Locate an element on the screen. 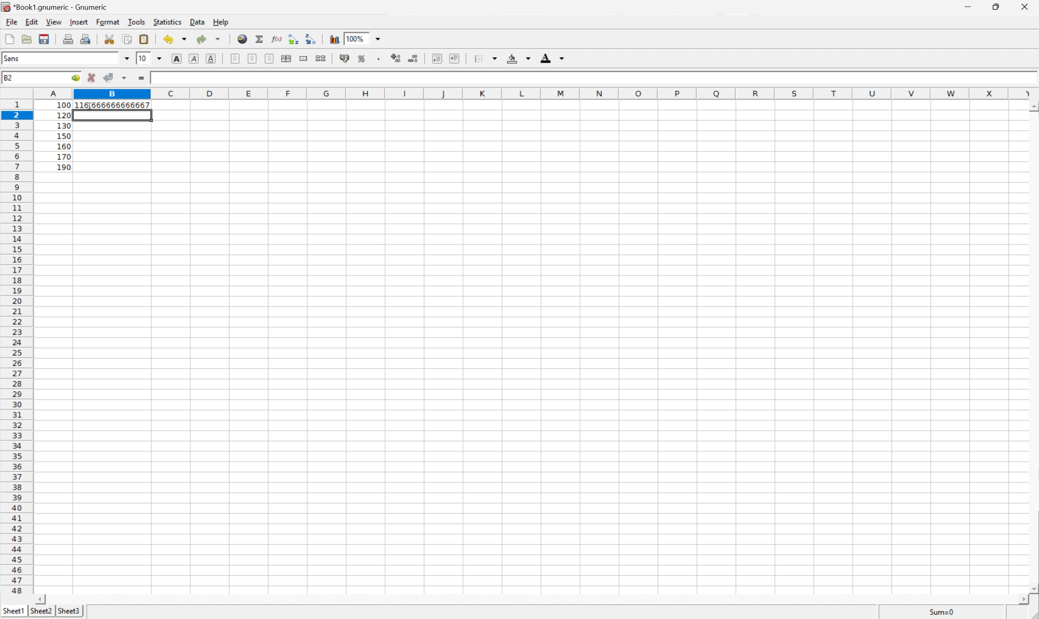 The width and height of the screenshot is (1039, 619). 10 is located at coordinates (144, 58).